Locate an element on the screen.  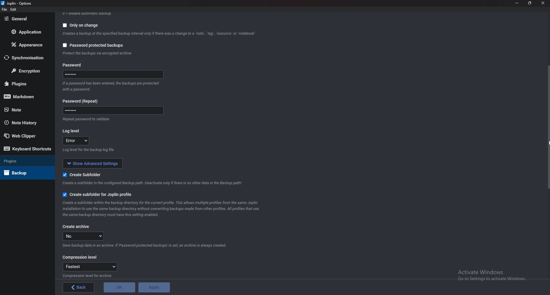
password is located at coordinates (74, 65).